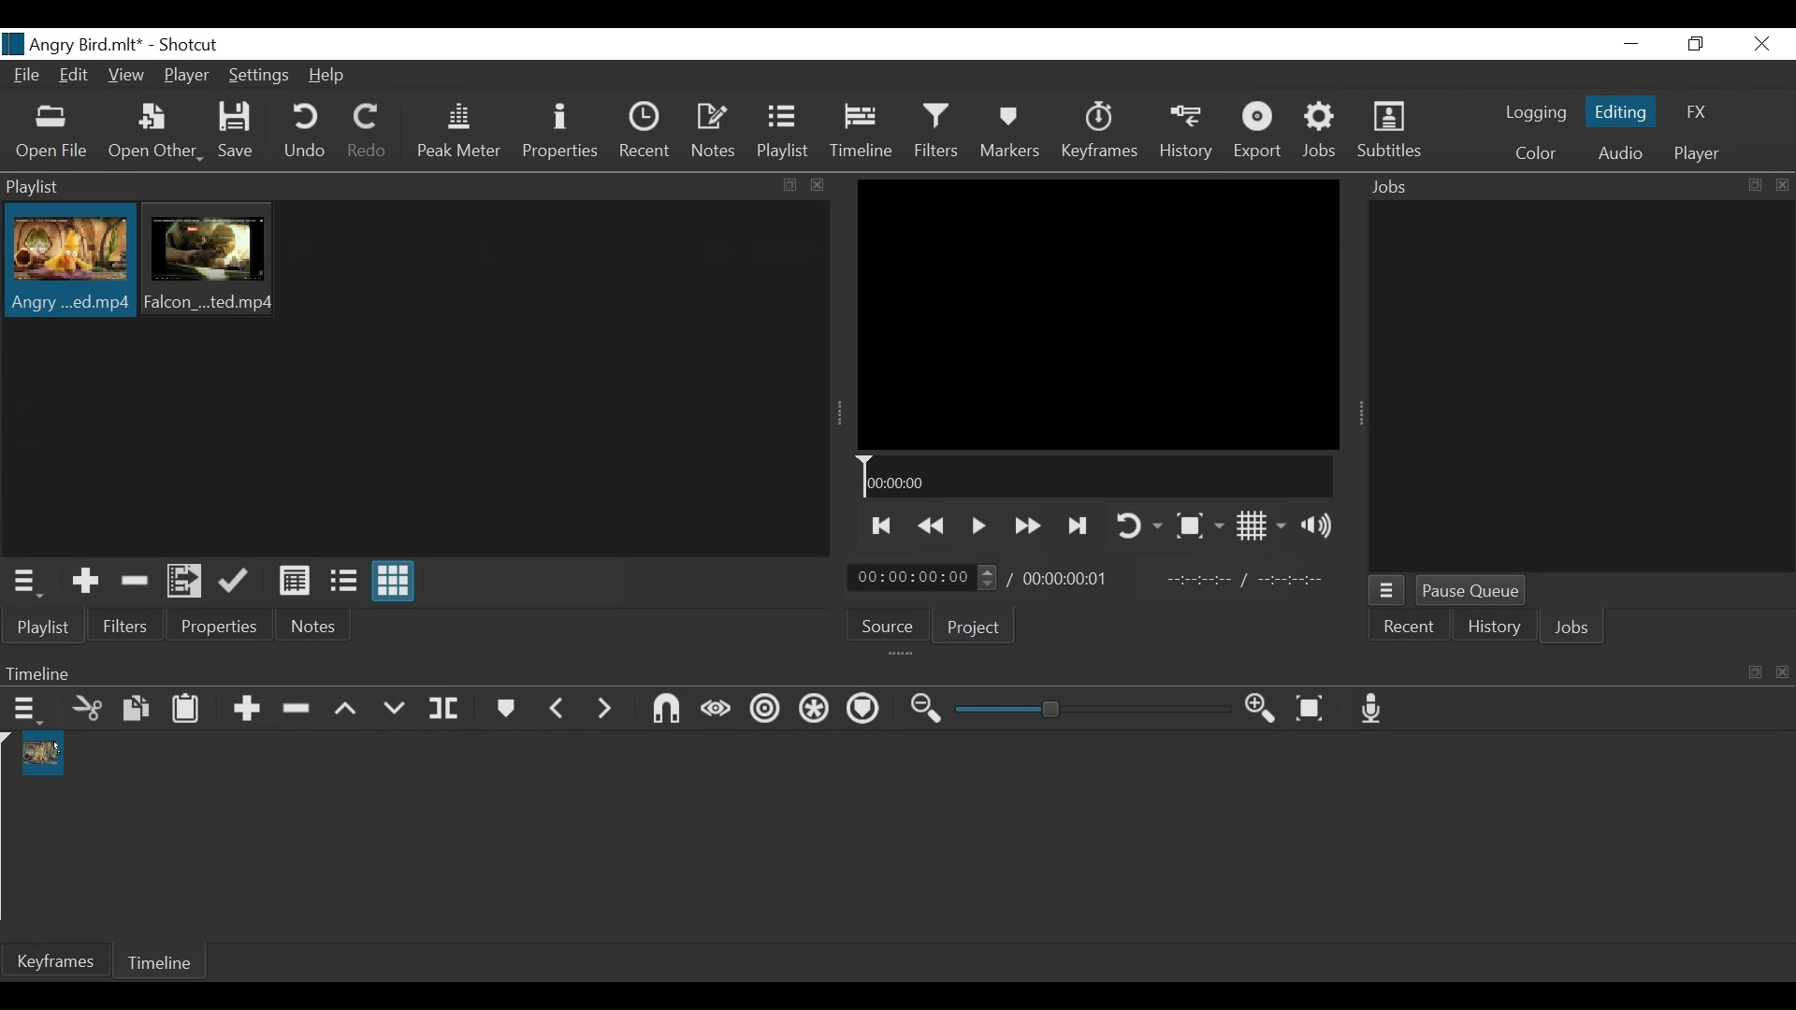  What do you see at coordinates (315, 626) in the screenshot?
I see `Notes` at bounding box center [315, 626].